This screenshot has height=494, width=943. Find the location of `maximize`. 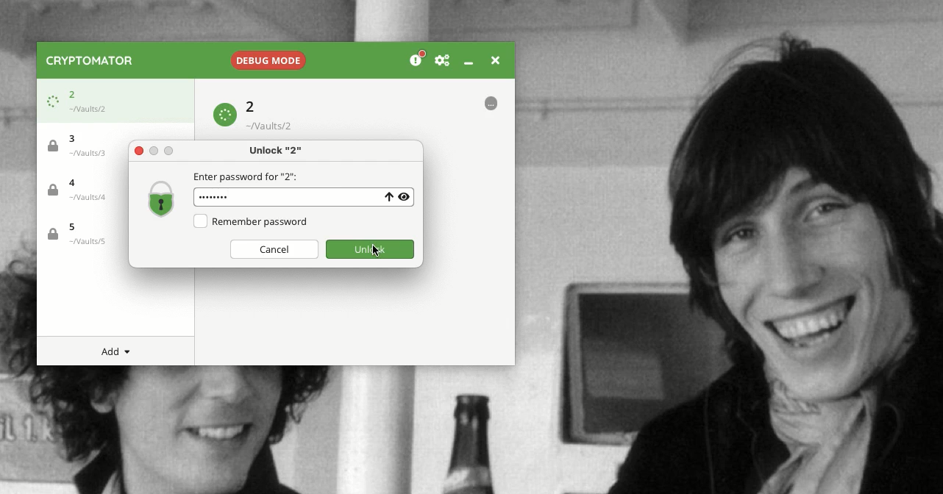

maximize is located at coordinates (171, 151).